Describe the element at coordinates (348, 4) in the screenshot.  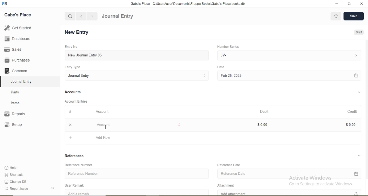
I see `resize` at that location.